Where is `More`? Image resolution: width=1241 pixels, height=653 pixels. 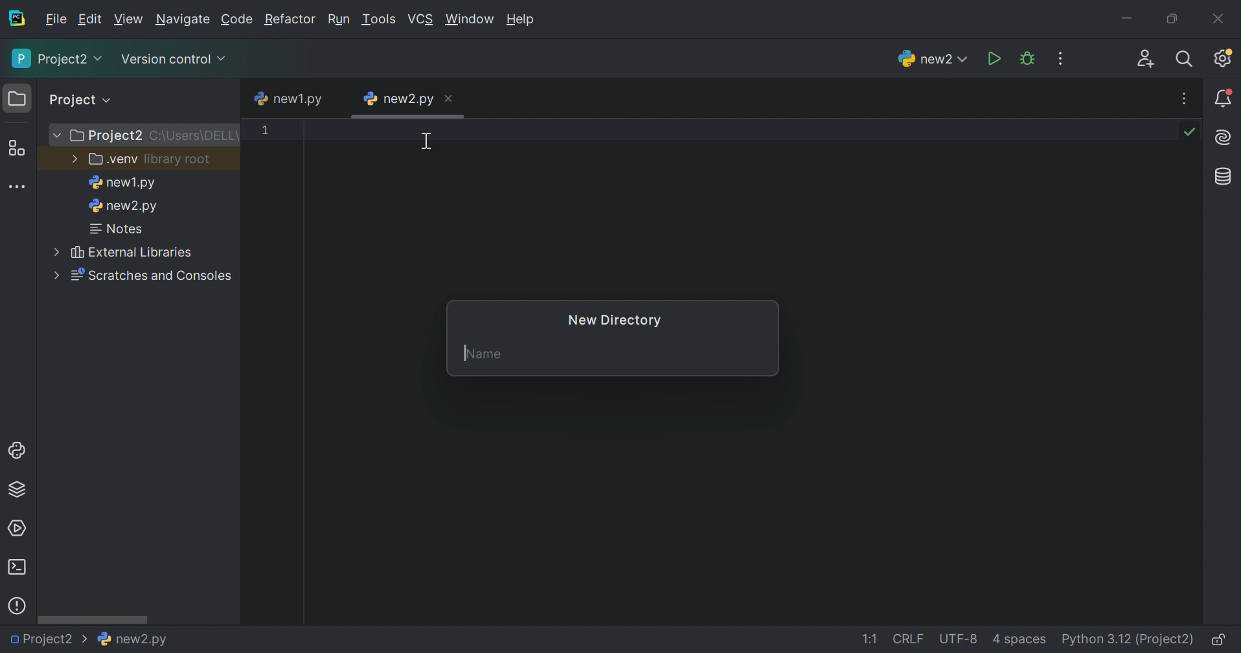
More is located at coordinates (73, 157).